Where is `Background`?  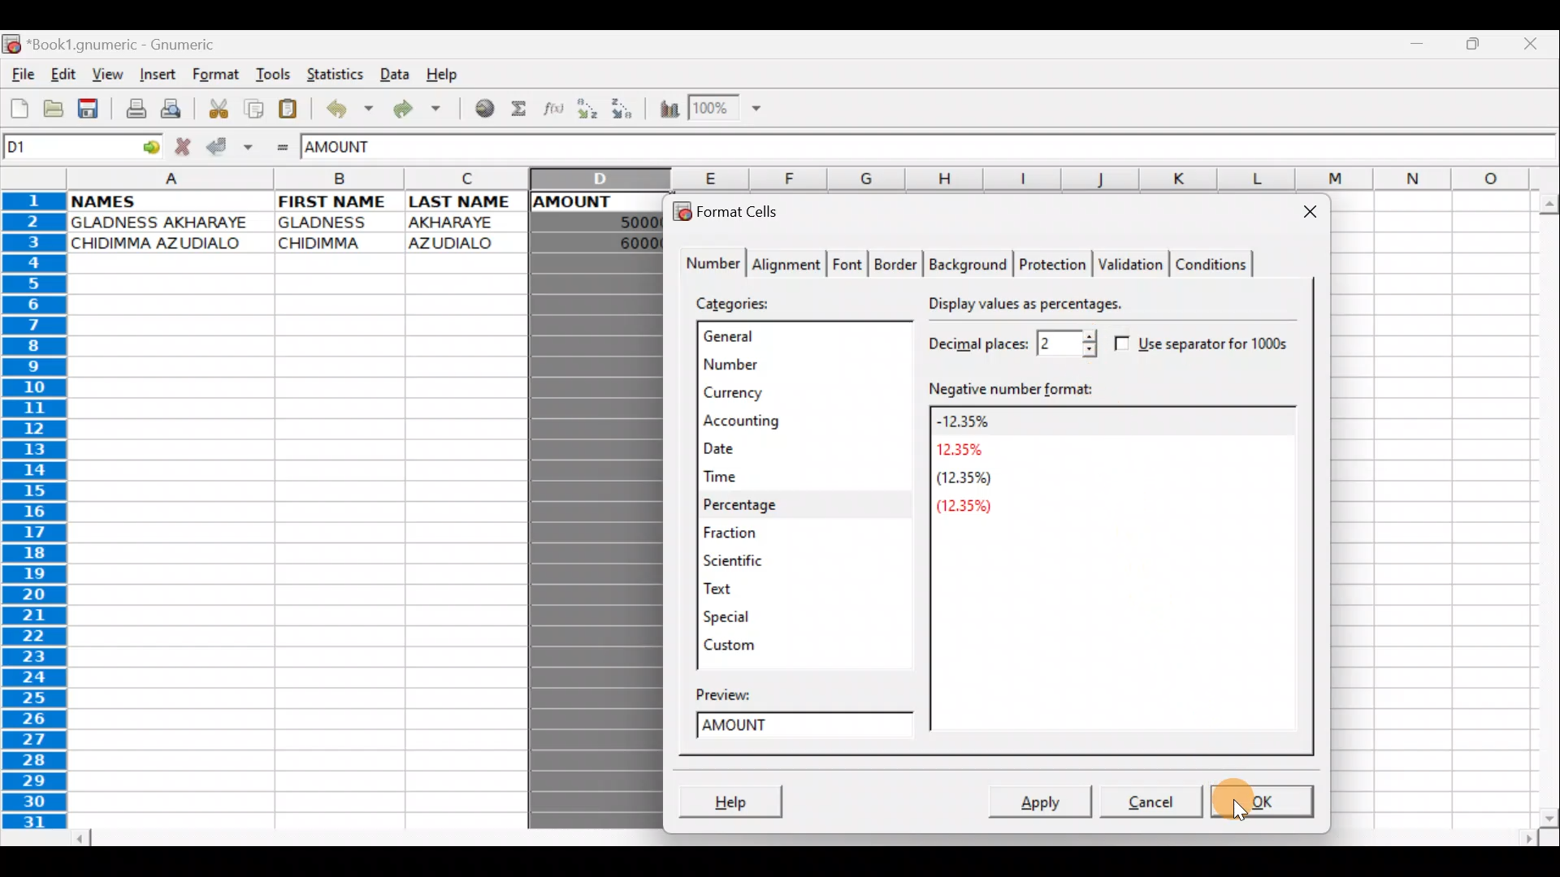
Background is located at coordinates (970, 263).